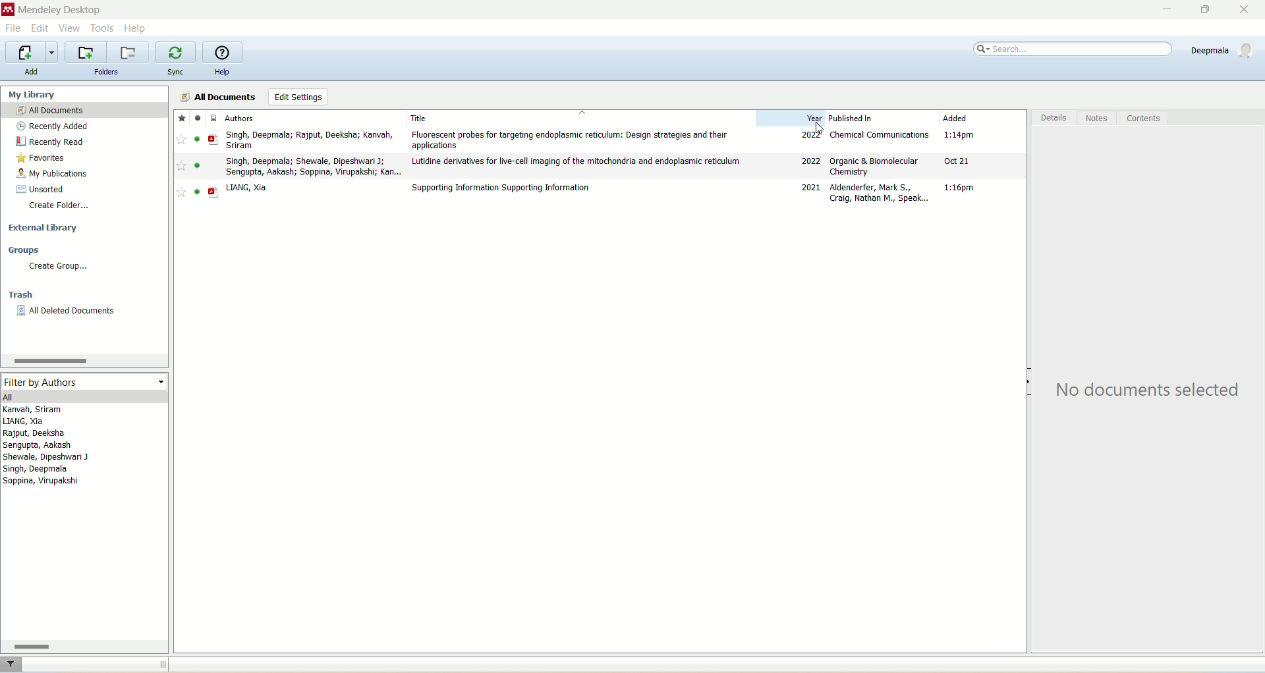  Describe the element at coordinates (213, 138) in the screenshot. I see `PDF` at that location.